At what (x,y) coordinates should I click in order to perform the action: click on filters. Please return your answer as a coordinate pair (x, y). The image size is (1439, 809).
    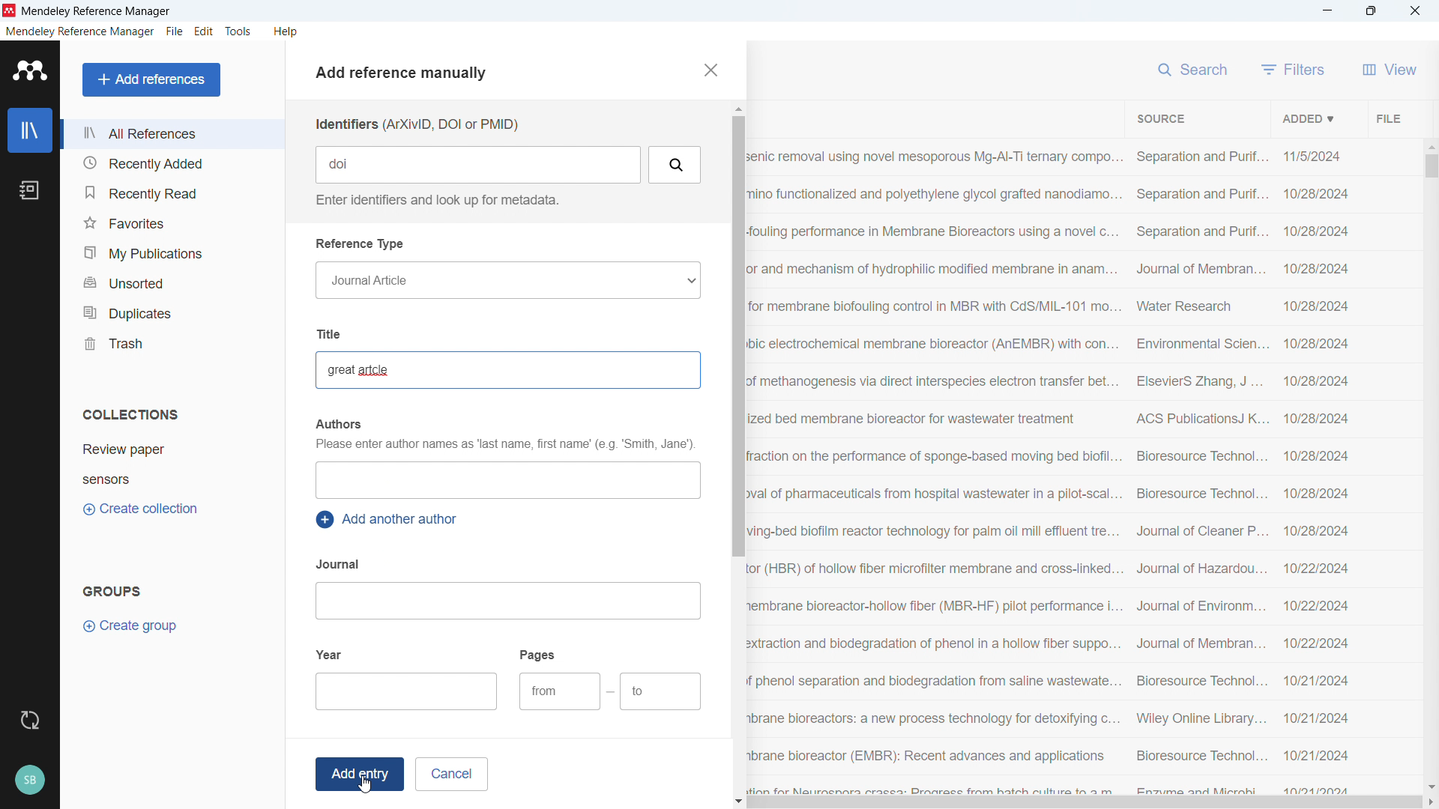
    Looking at the image, I should click on (1294, 69).